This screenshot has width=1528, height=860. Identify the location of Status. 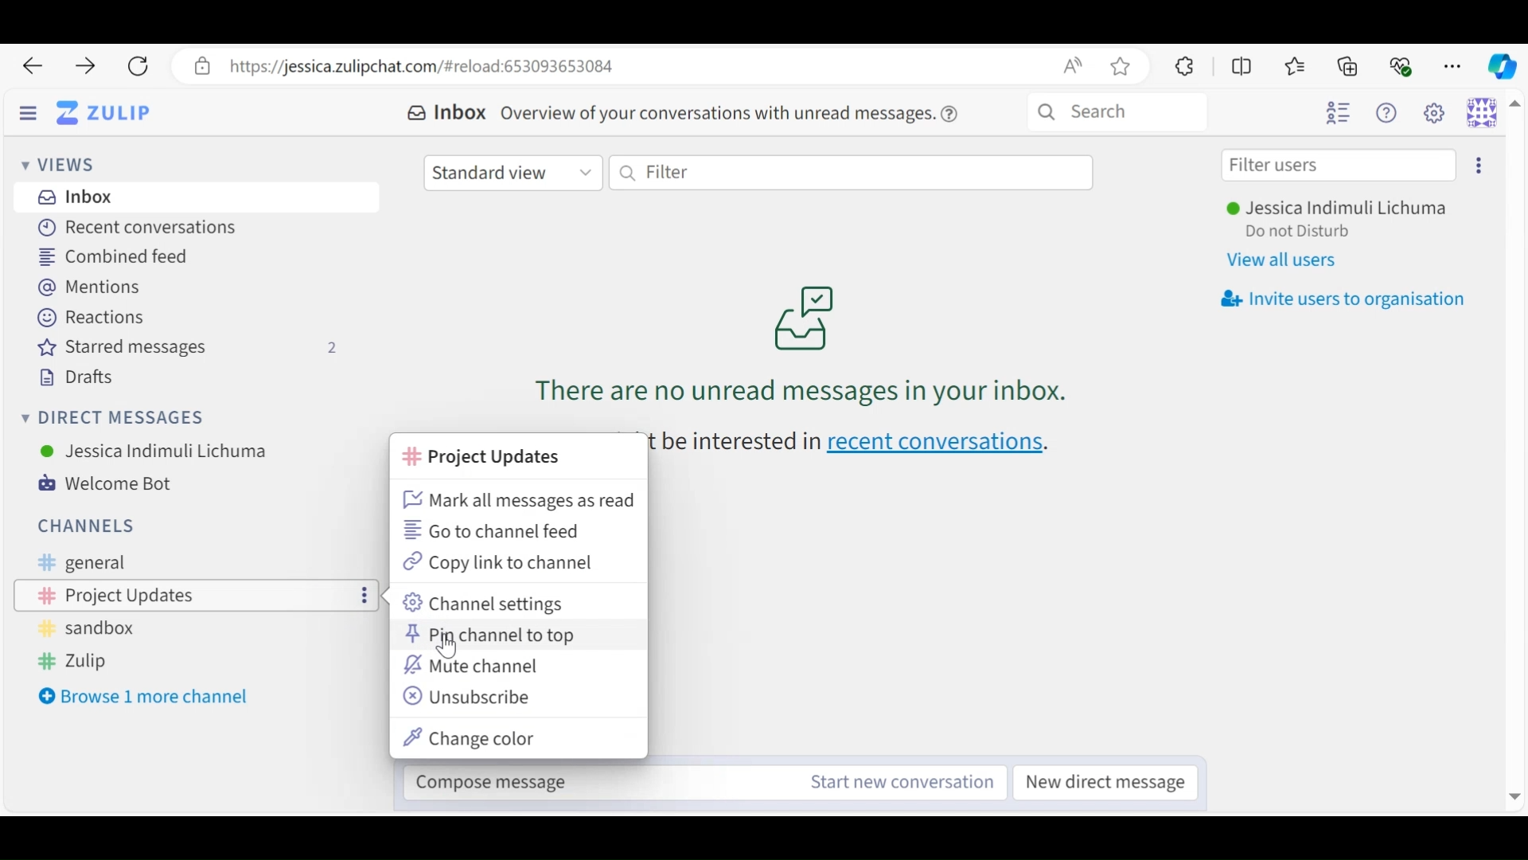
(1300, 233).